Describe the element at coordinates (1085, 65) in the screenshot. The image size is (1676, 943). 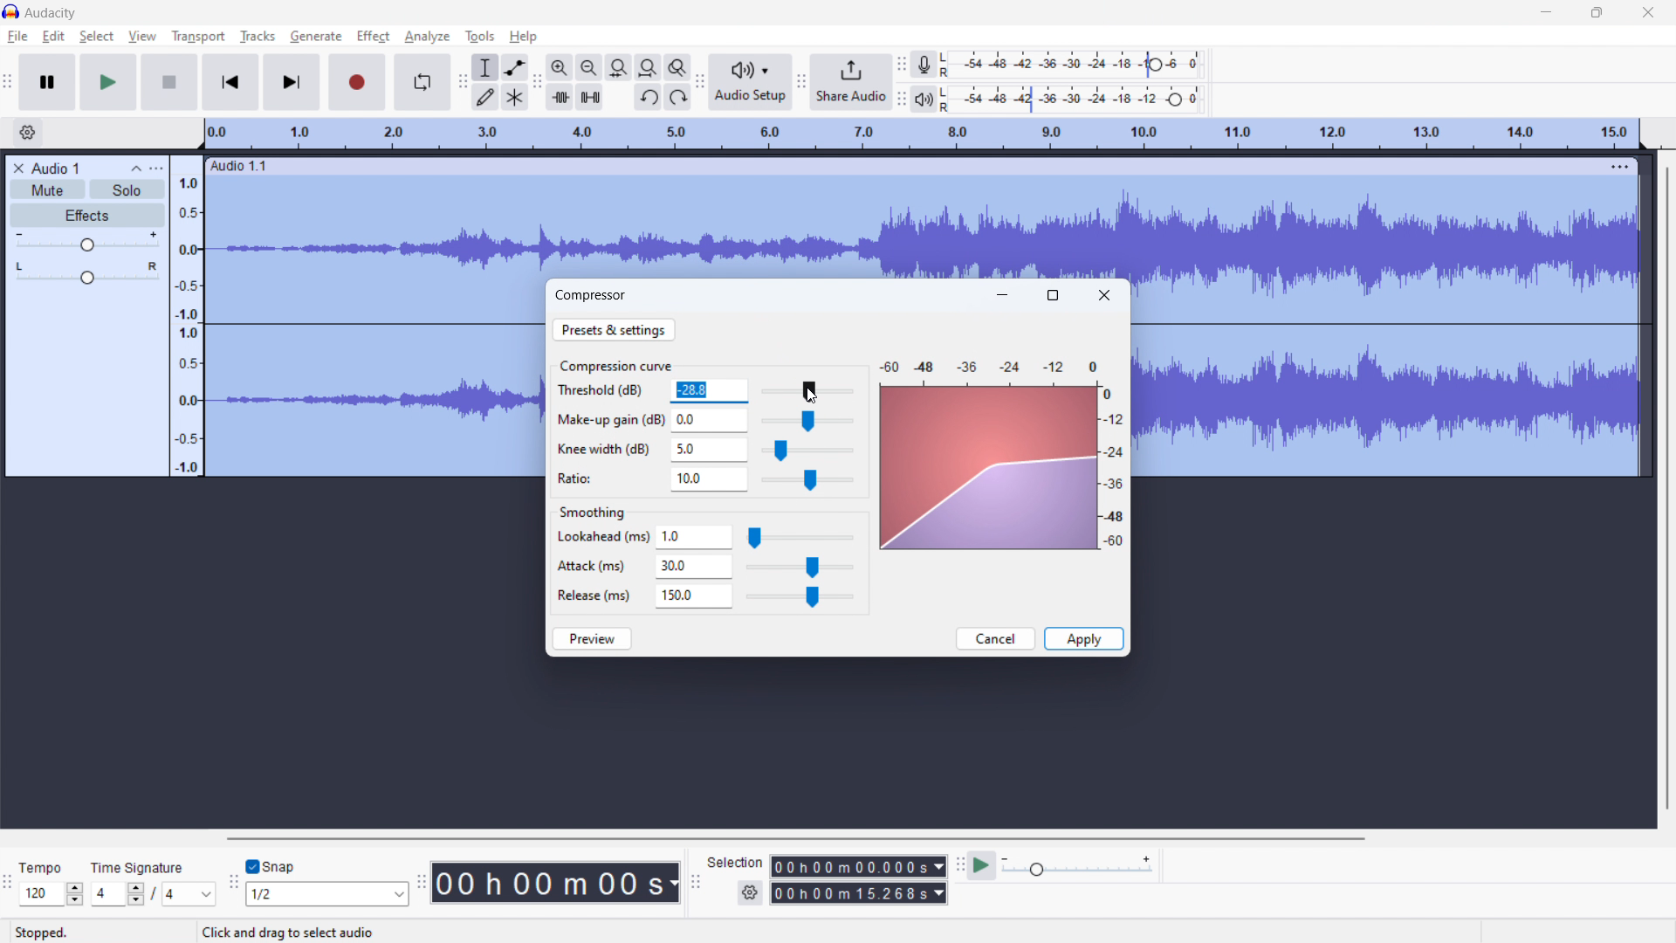
I see `record level` at that location.